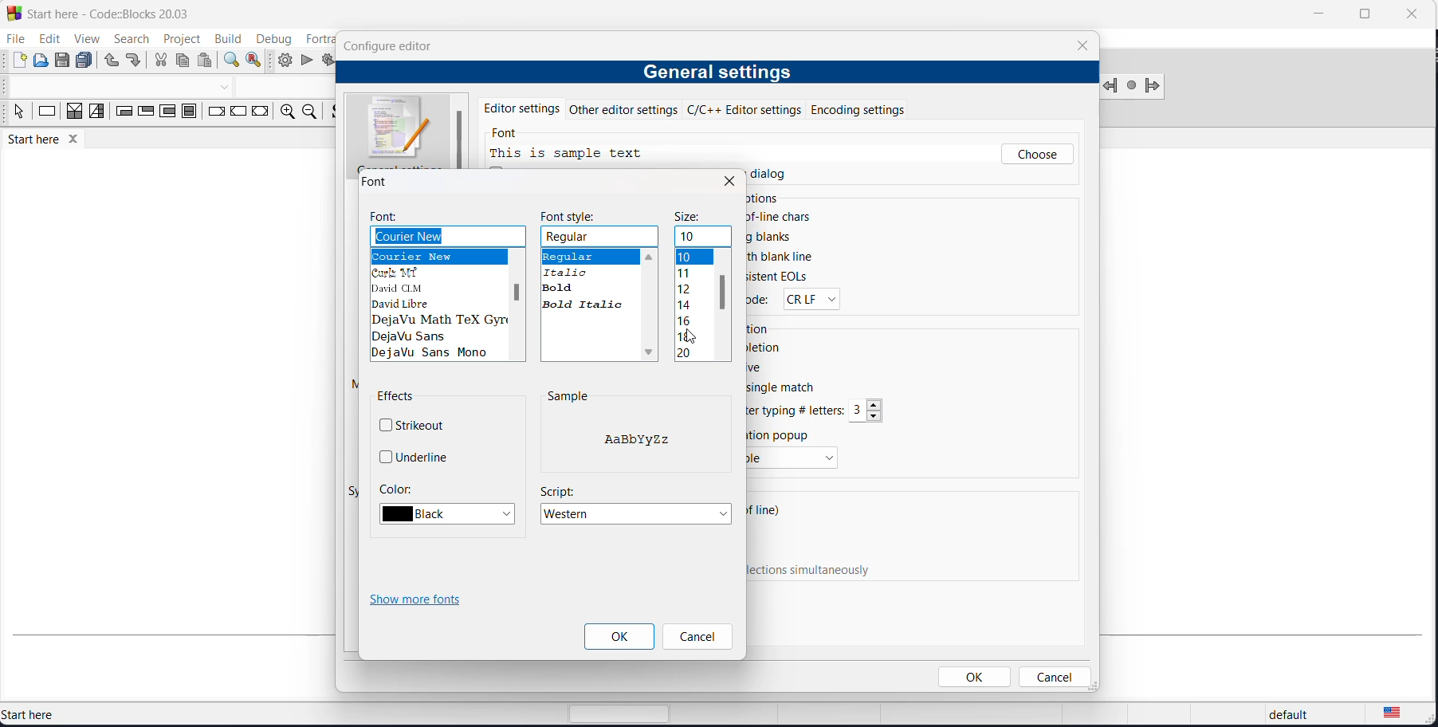  What do you see at coordinates (16, 114) in the screenshot?
I see `select` at bounding box center [16, 114].